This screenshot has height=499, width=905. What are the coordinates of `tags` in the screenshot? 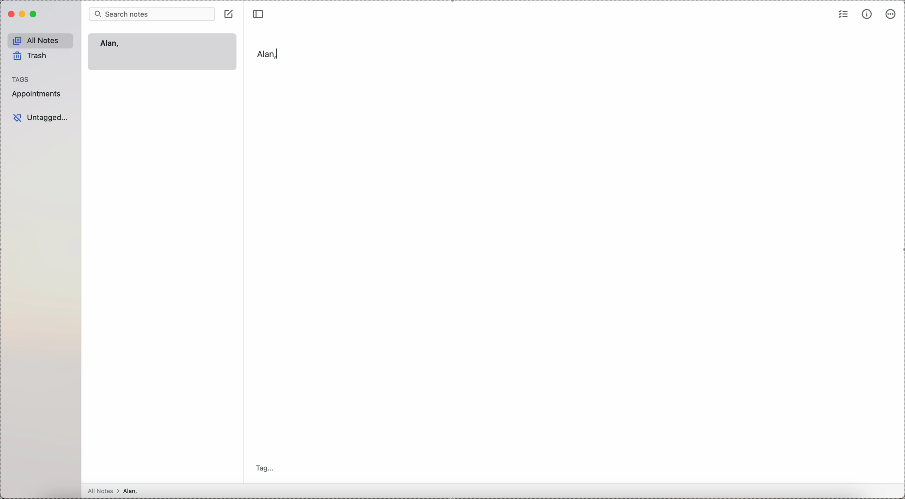 It's located at (21, 79).